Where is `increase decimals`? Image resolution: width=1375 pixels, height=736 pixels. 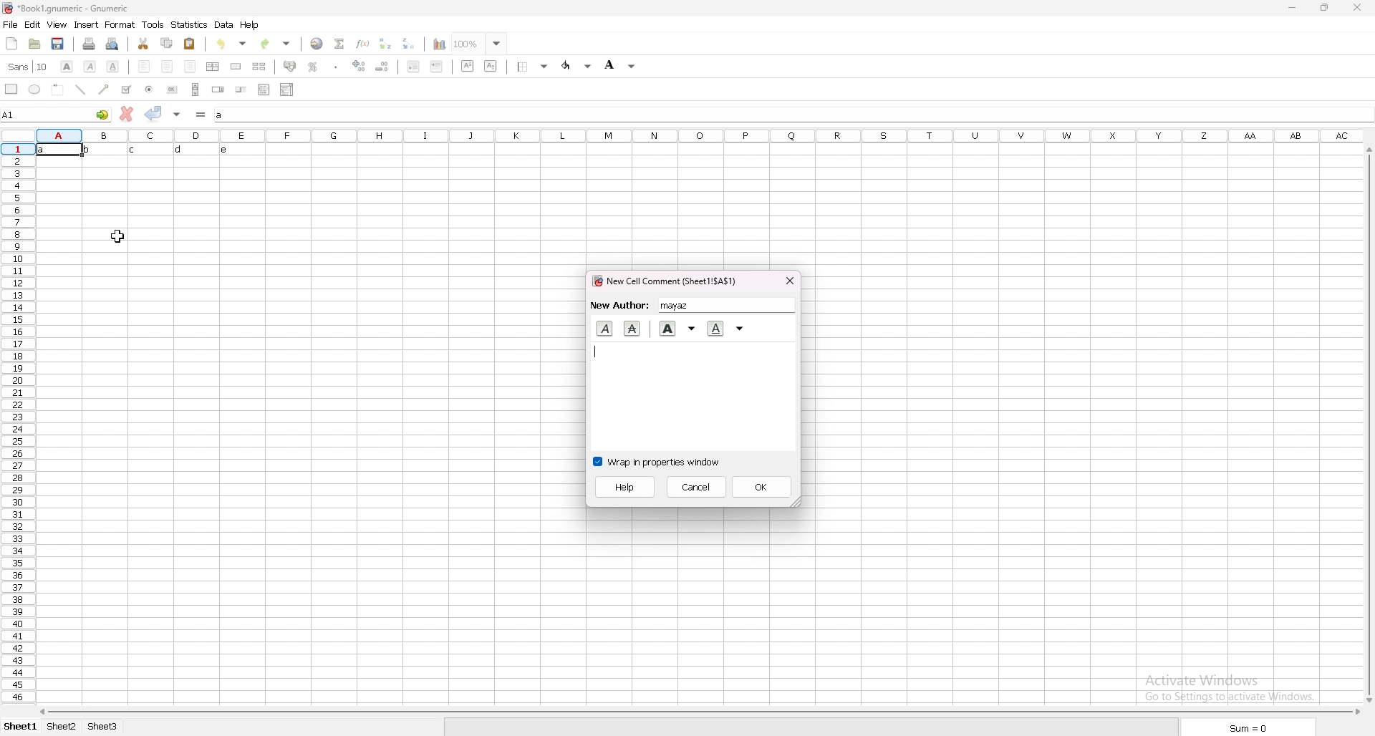 increase decimals is located at coordinates (360, 65).